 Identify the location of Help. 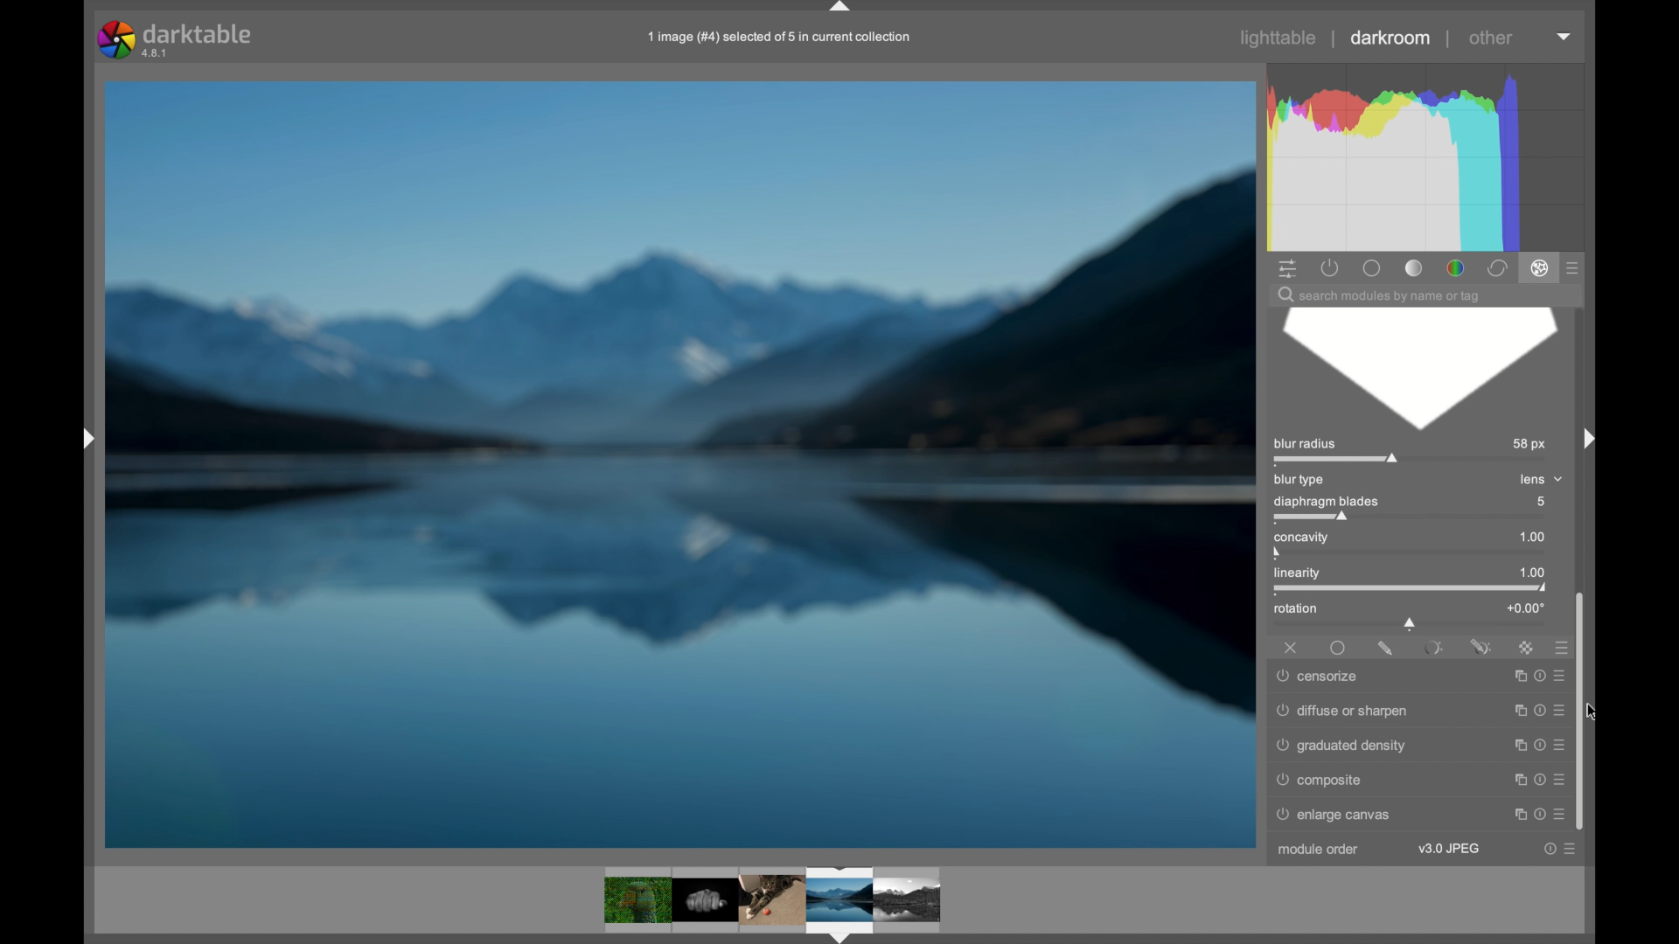
(1539, 811).